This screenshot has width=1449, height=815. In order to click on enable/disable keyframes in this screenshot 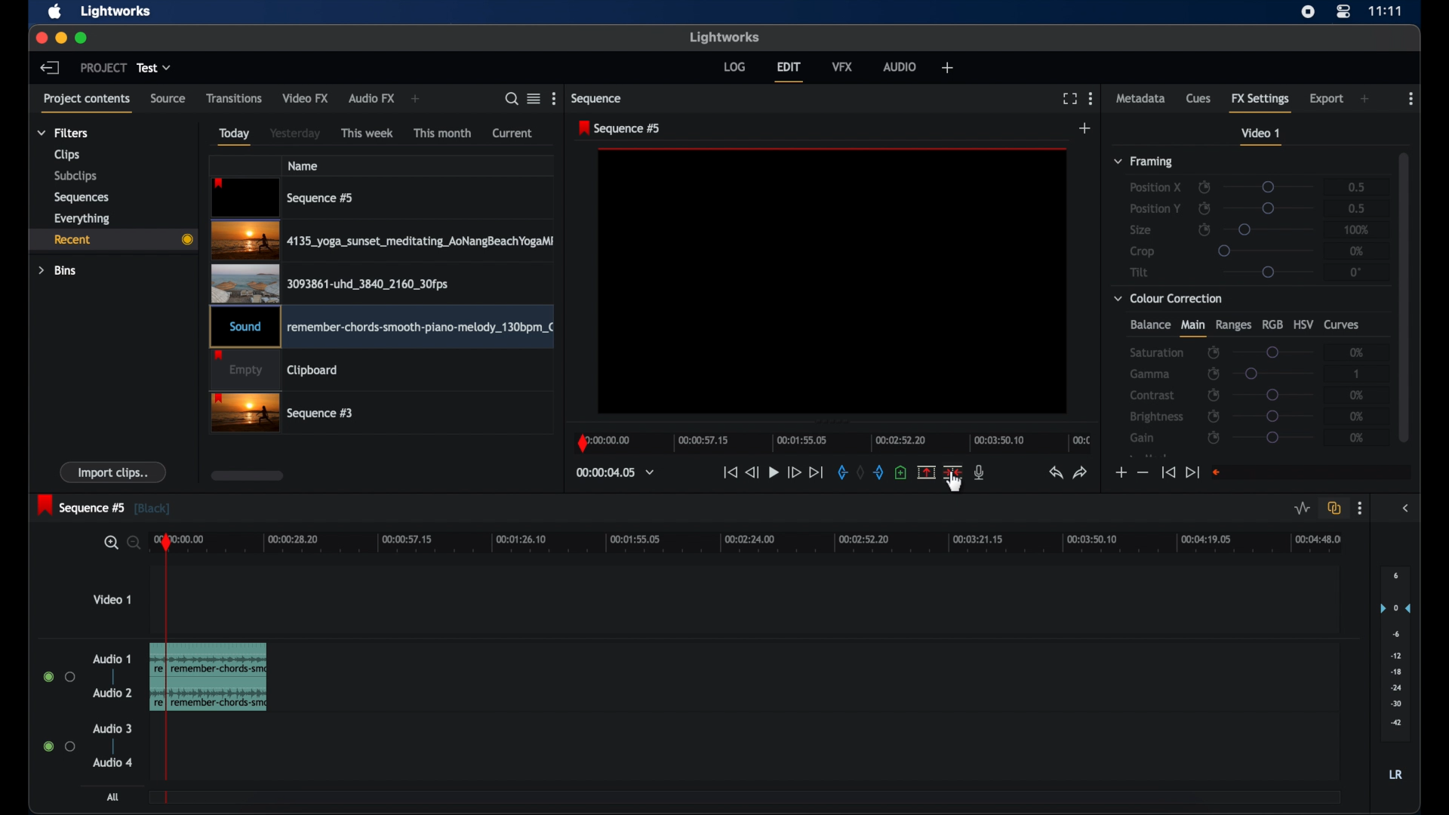, I will do `click(1213, 416)`.